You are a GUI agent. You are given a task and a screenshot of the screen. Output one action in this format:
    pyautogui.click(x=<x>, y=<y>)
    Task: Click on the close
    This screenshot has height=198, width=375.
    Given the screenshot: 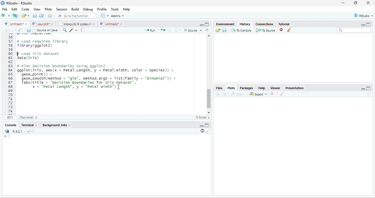 What is the action you would take?
    pyautogui.click(x=70, y=125)
    